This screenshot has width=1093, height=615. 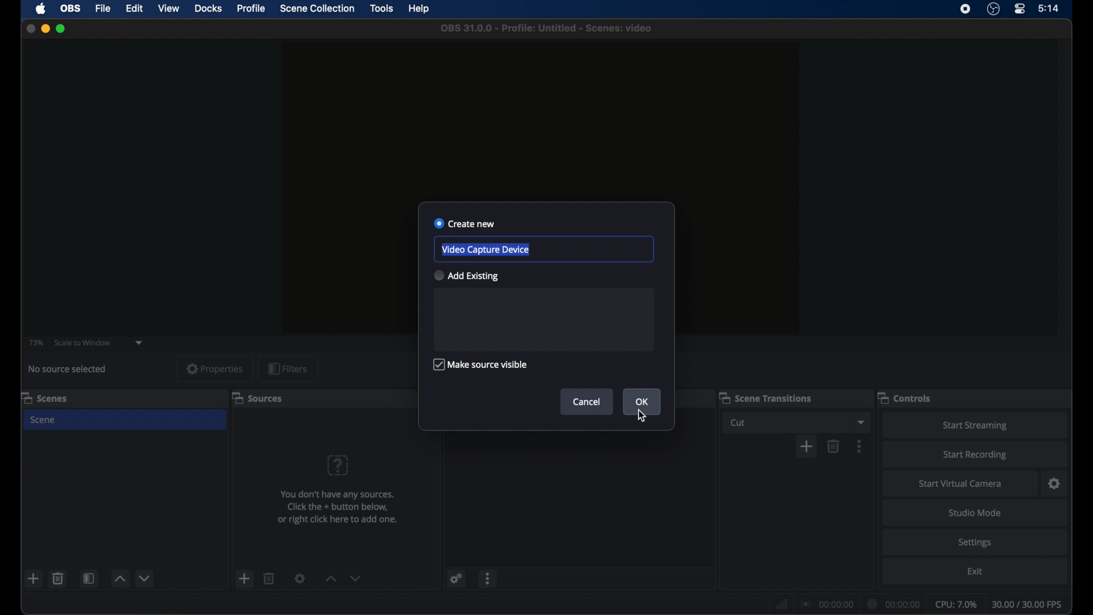 What do you see at coordinates (245, 578) in the screenshot?
I see `add` at bounding box center [245, 578].